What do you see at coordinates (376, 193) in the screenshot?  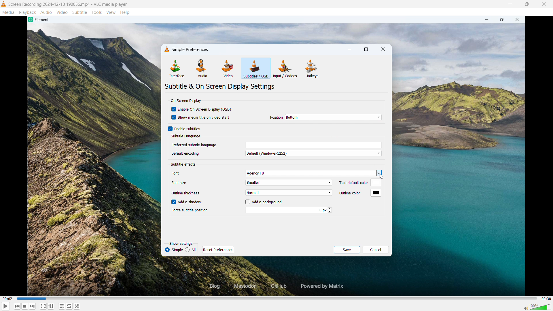 I see `outline color` at bounding box center [376, 193].